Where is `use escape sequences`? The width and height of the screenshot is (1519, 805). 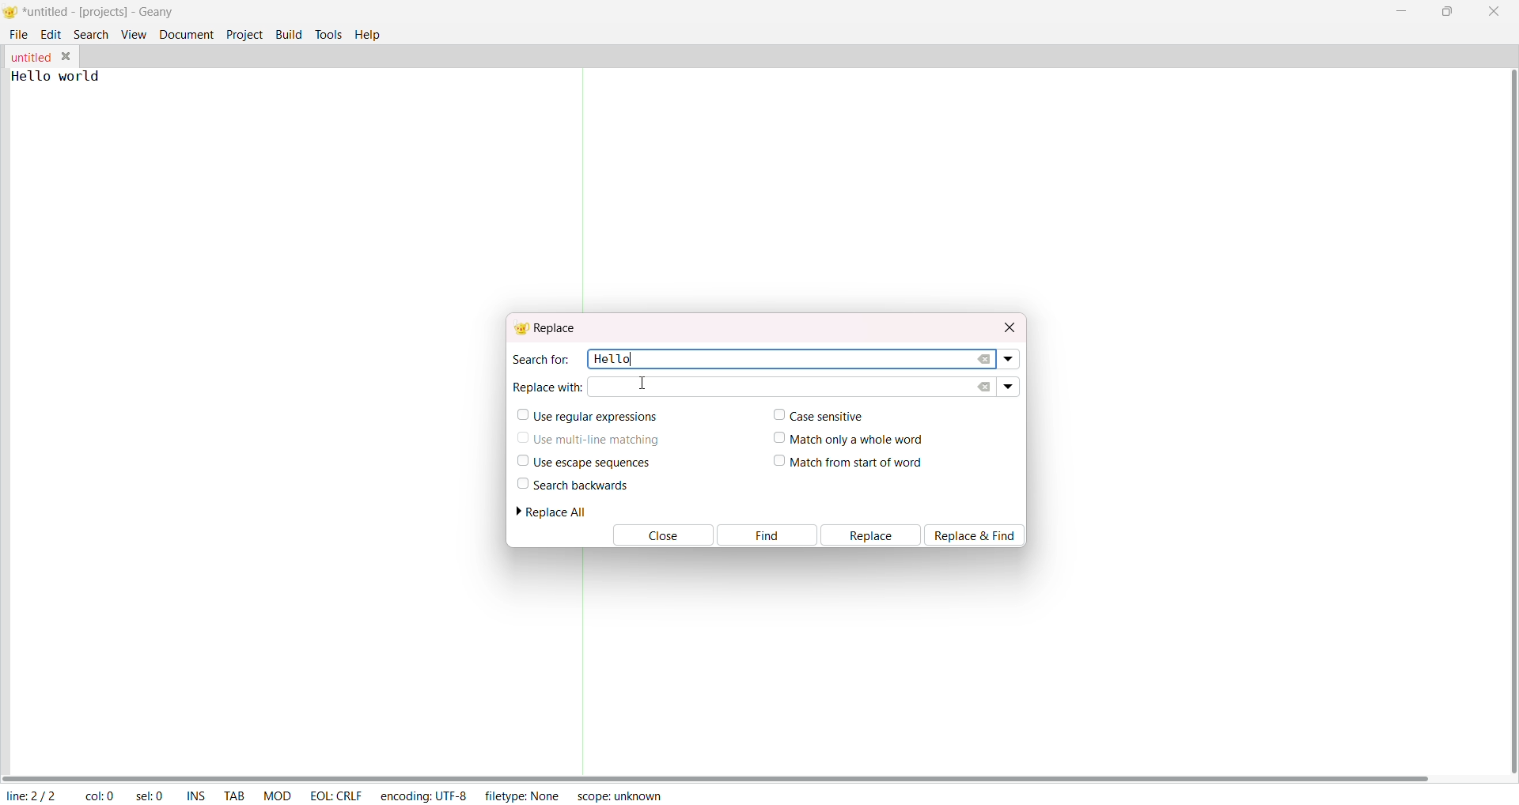 use escape sequences is located at coordinates (581, 462).